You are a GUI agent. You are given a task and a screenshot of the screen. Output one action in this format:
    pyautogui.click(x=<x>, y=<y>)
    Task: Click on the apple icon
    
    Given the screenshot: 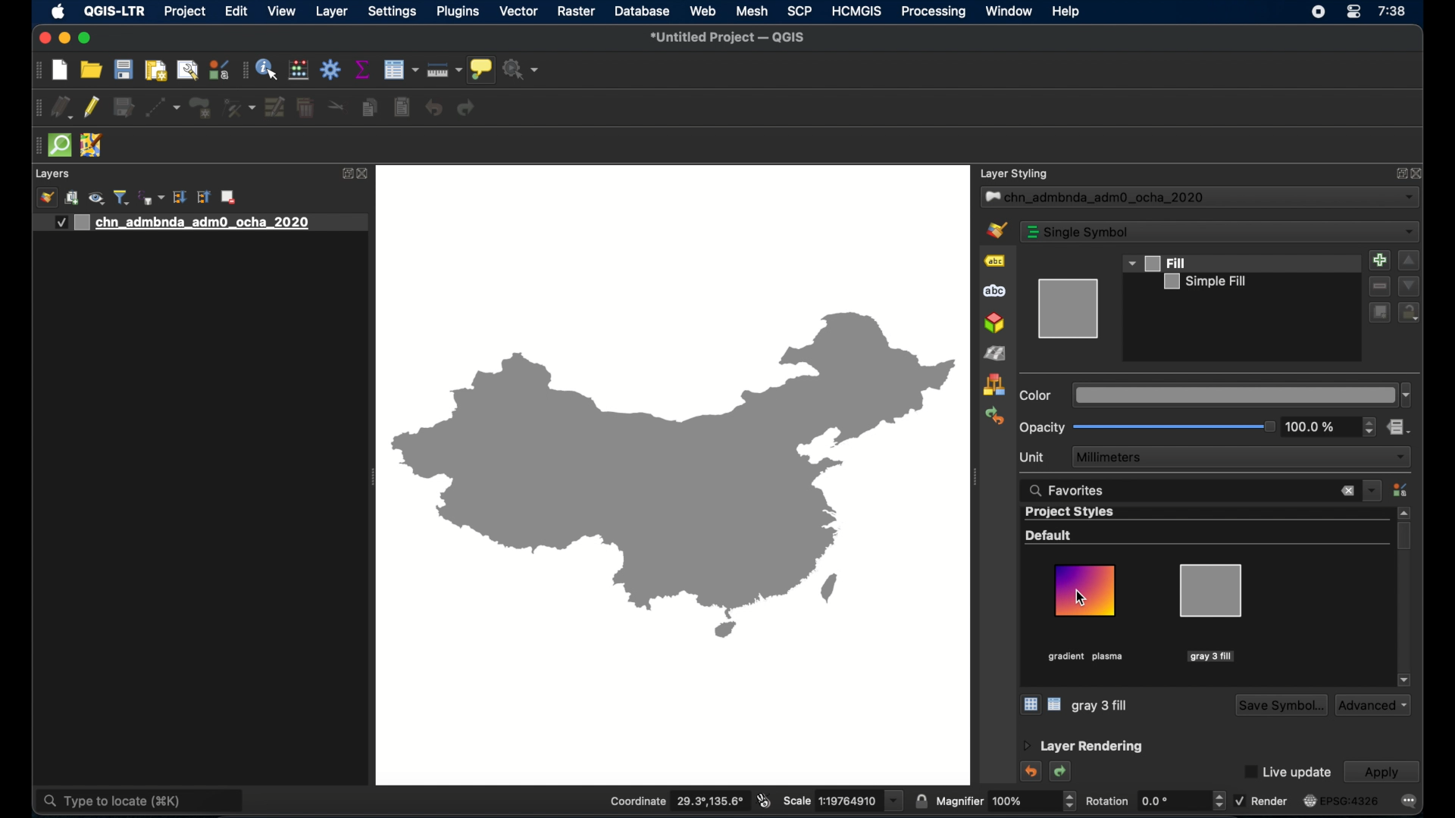 What is the action you would take?
    pyautogui.click(x=59, y=13)
    